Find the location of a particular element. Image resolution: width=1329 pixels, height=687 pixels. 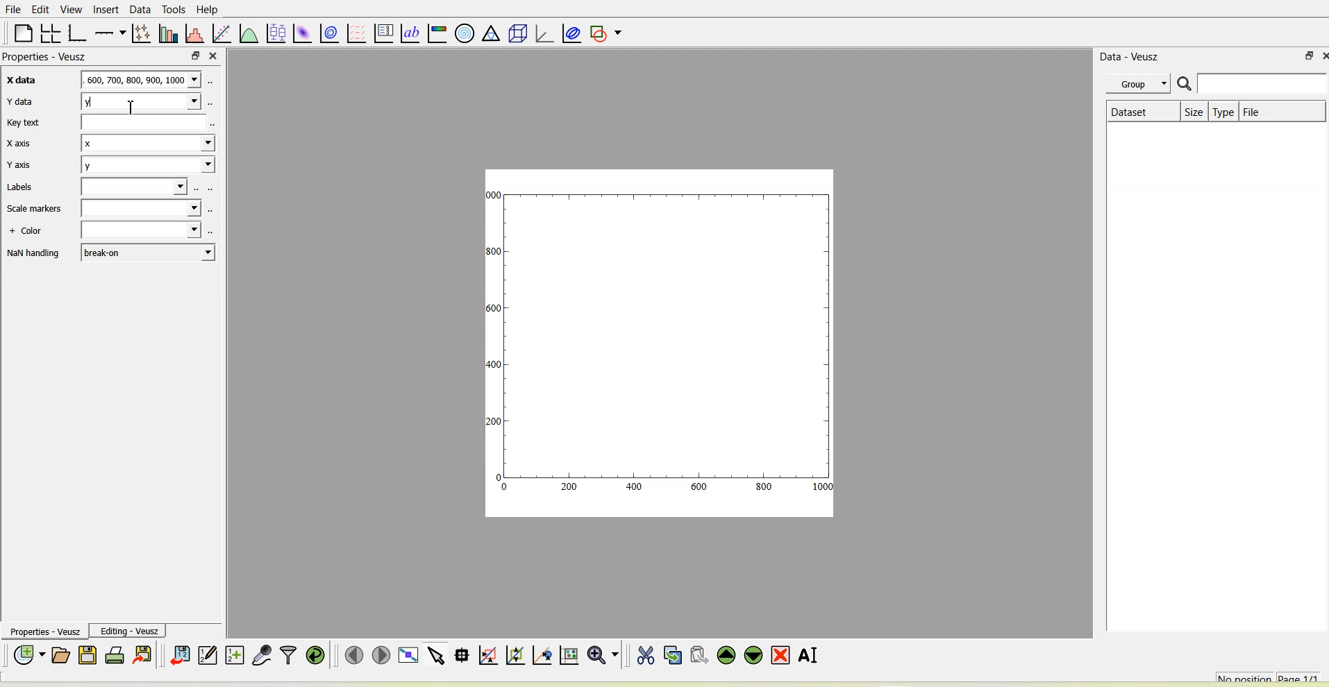

X data is located at coordinates (26, 78).